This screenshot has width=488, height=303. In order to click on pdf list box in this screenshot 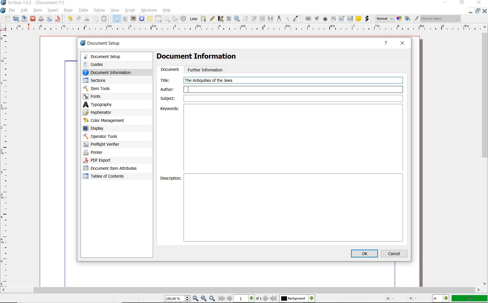, I will do `click(350, 19)`.